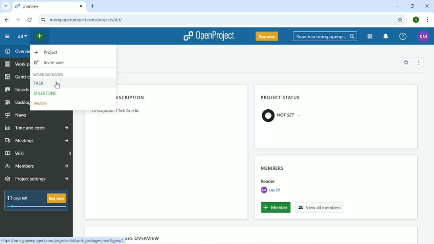 The width and height of the screenshot is (434, 244). Describe the element at coordinates (386, 37) in the screenshot. I see `To notification center` at that location.